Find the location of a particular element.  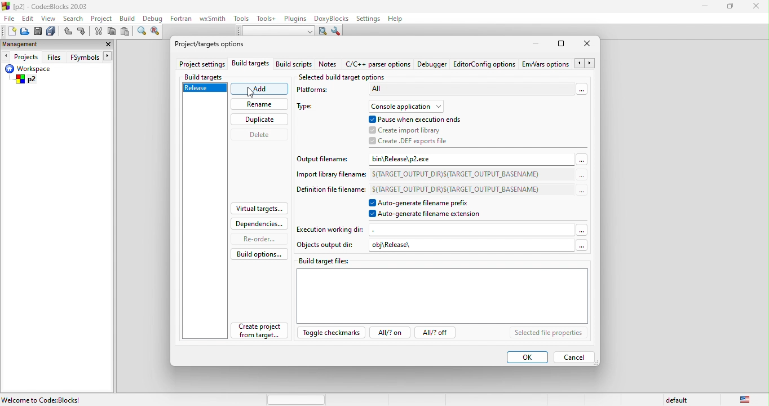

editor config option is located at coordinates (486, 63).